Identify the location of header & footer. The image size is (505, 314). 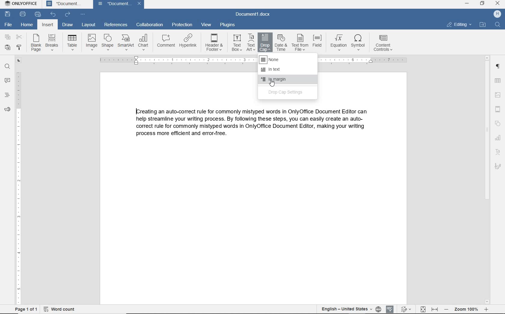
(499, 108).